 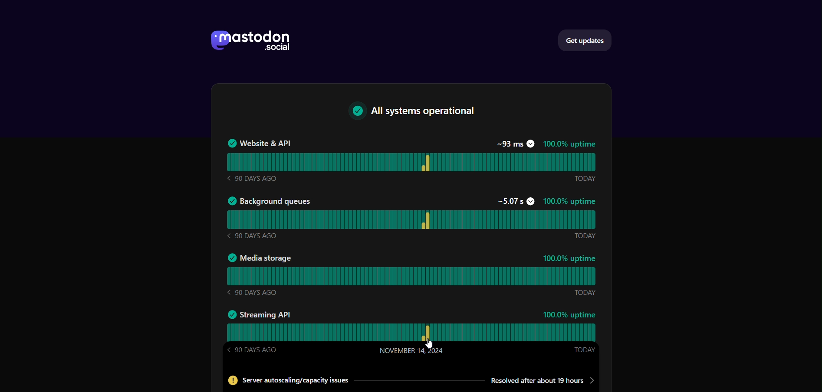 What do you see at coordinates (416, 113) in the screenshot?
I see `text` at bounding box center [416, 113].